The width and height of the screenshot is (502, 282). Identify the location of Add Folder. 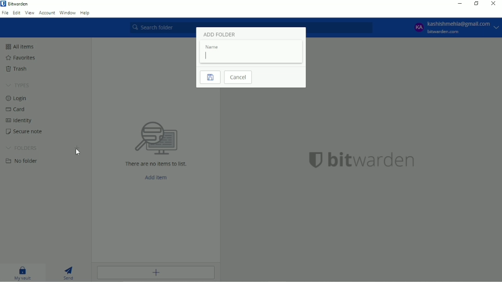
(219, 34).